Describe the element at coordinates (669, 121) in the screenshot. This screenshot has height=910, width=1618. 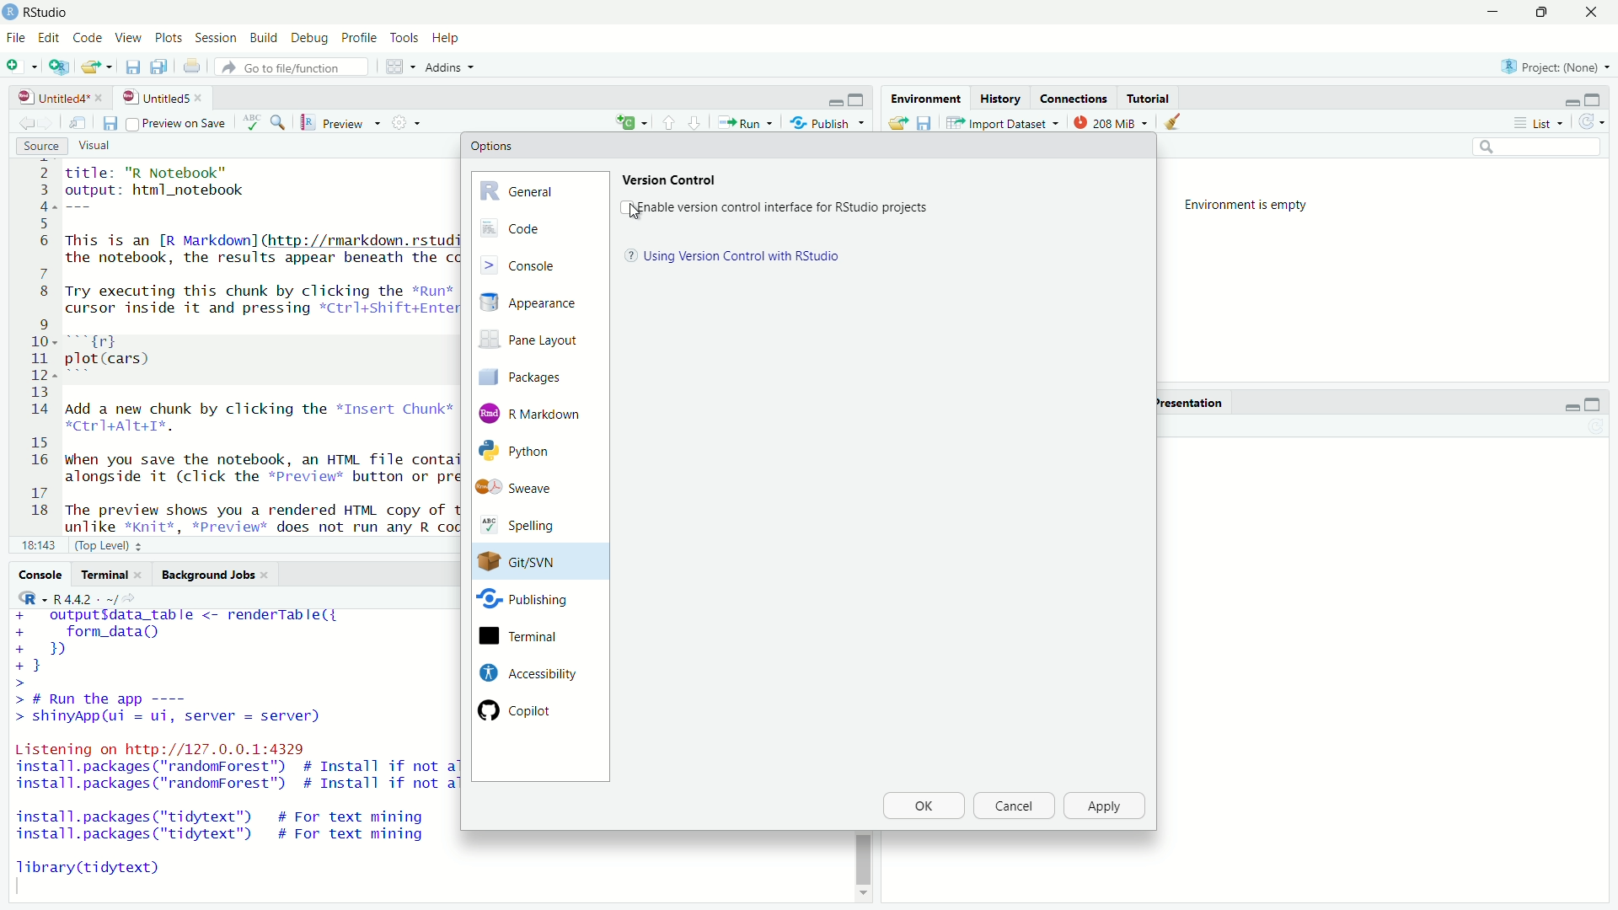
I see `down` at that location.